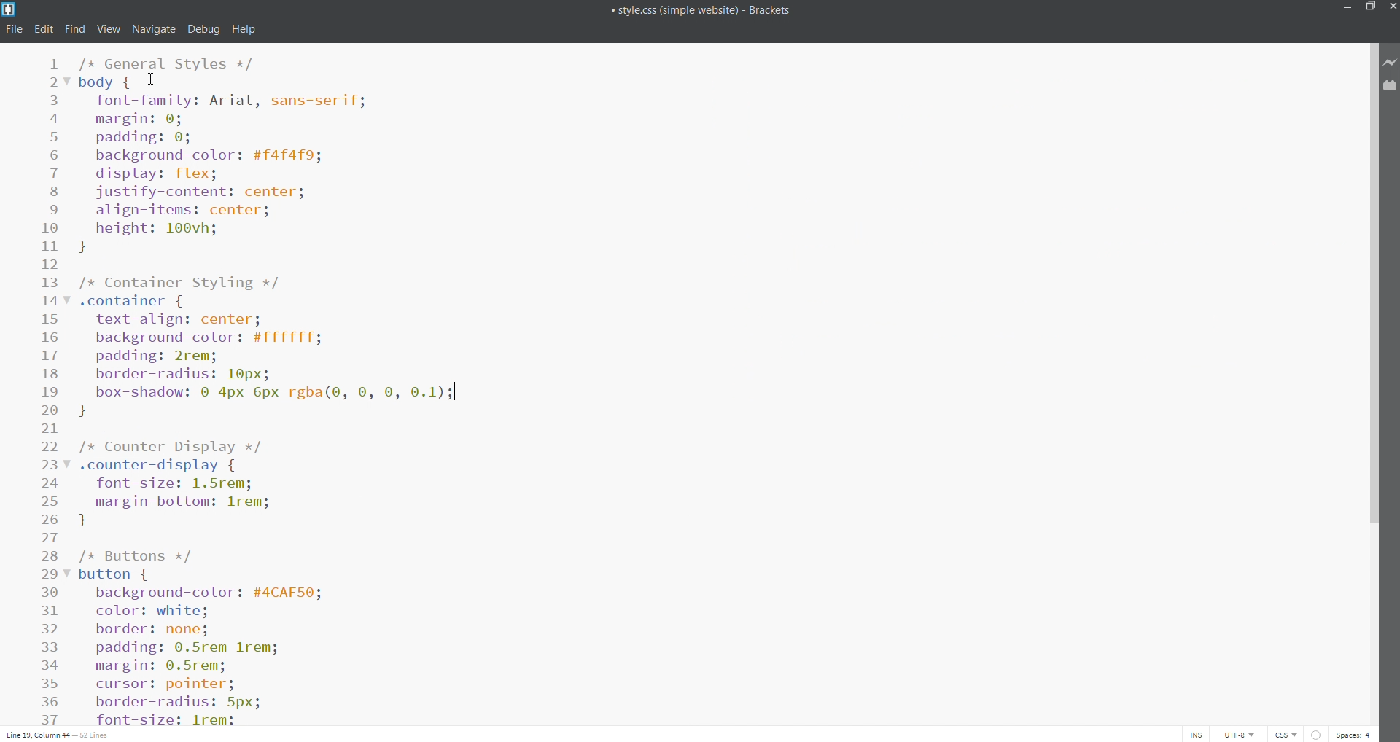 The height and width of the screenshot is (742, 1400). Describe the element at coordinates (44, 27) in the screenshot. I see `edit` at that location.